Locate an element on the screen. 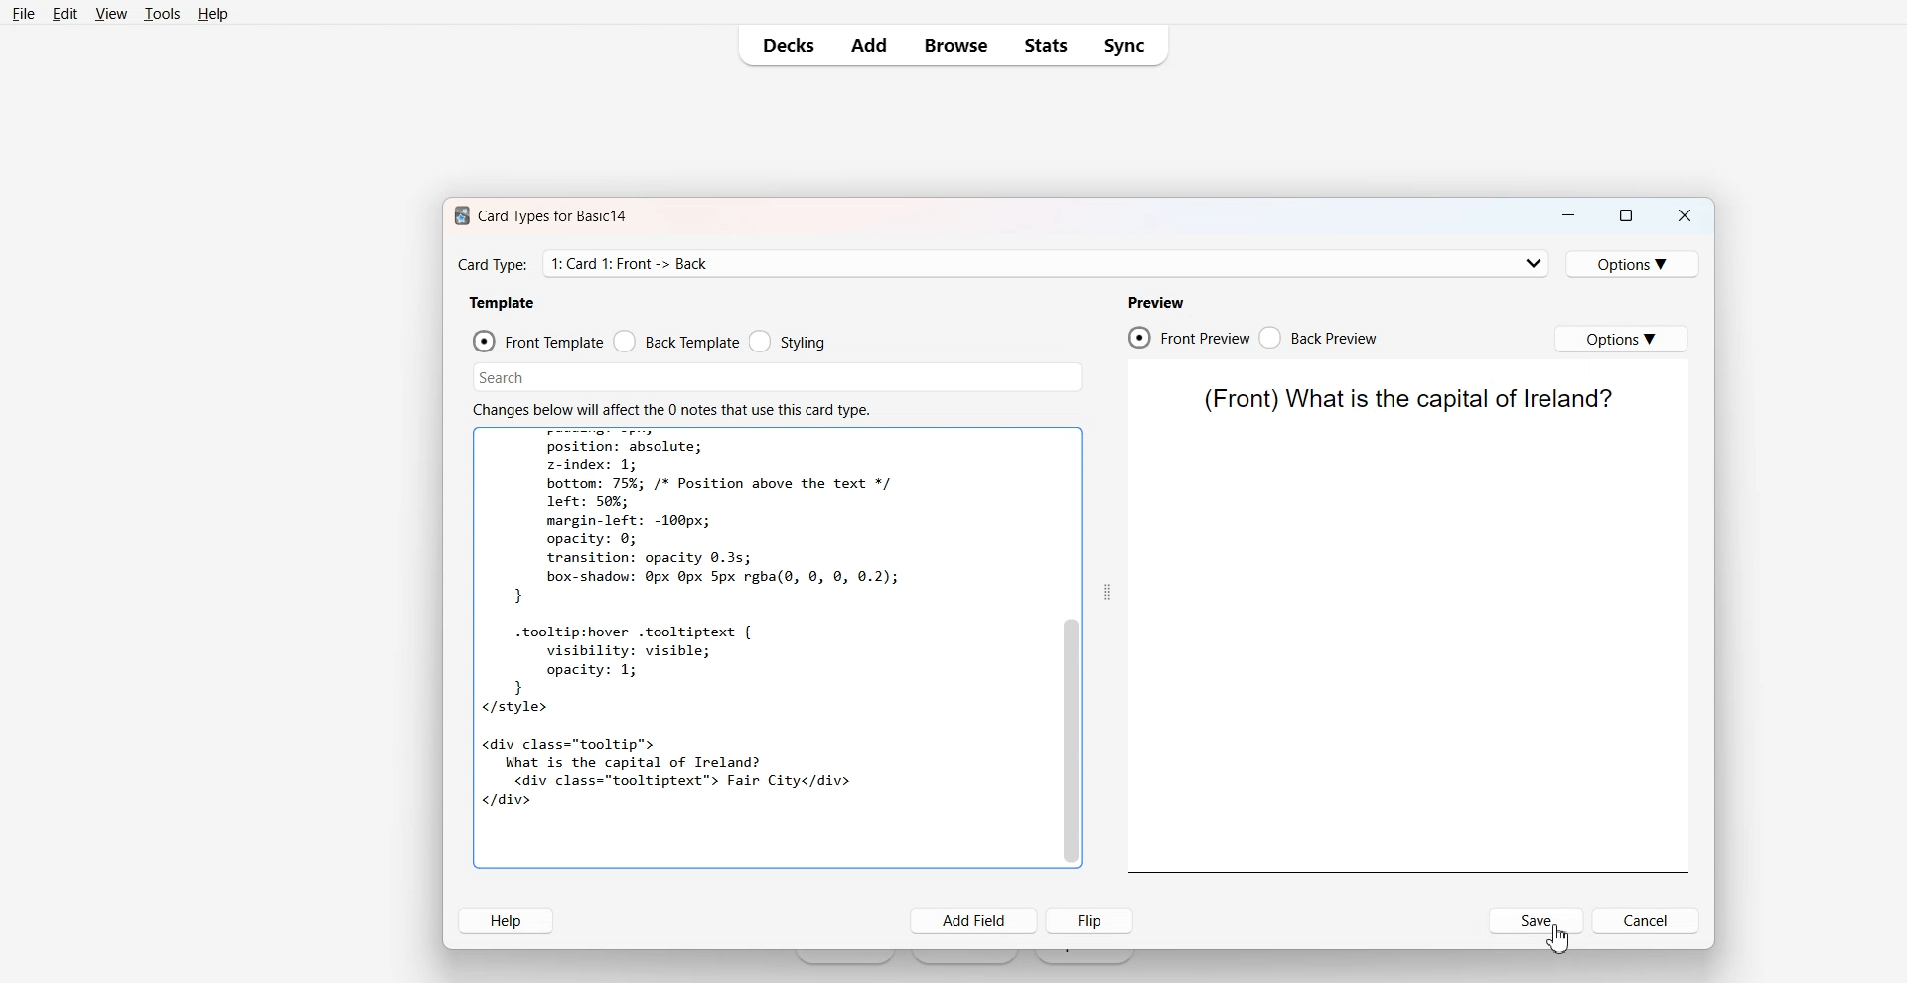 The height and width of the screenshot is (983, 1907). Text is located at coordinates (761, 648).